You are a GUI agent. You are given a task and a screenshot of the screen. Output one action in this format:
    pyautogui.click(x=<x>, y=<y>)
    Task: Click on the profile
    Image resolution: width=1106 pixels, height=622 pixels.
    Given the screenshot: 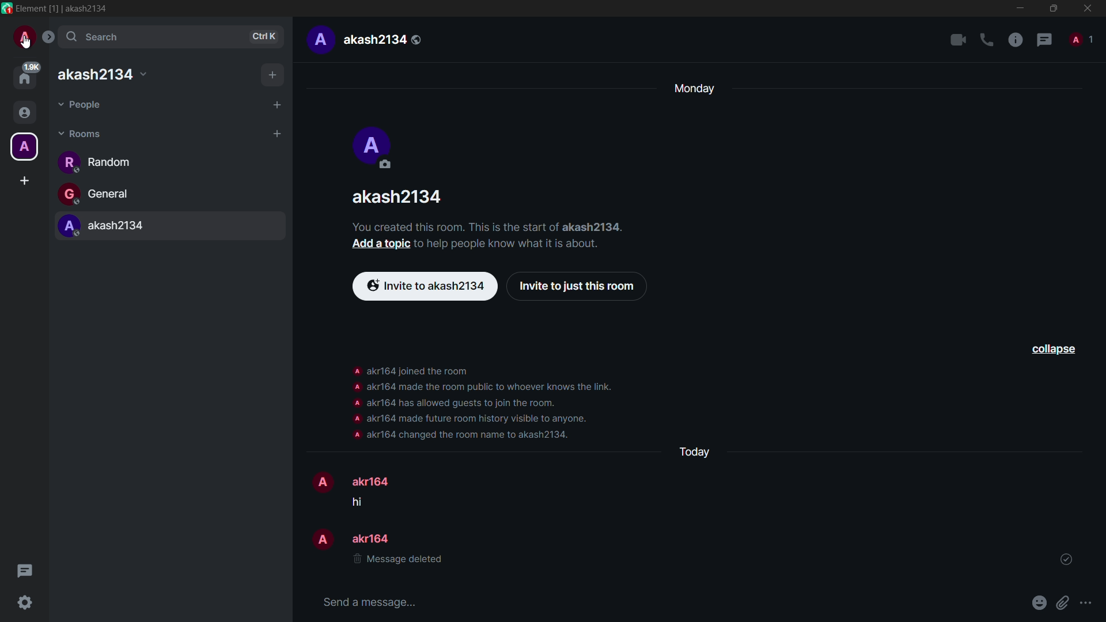 What is the action you would take?
    pyautogui.click(x=319, y=40)
    